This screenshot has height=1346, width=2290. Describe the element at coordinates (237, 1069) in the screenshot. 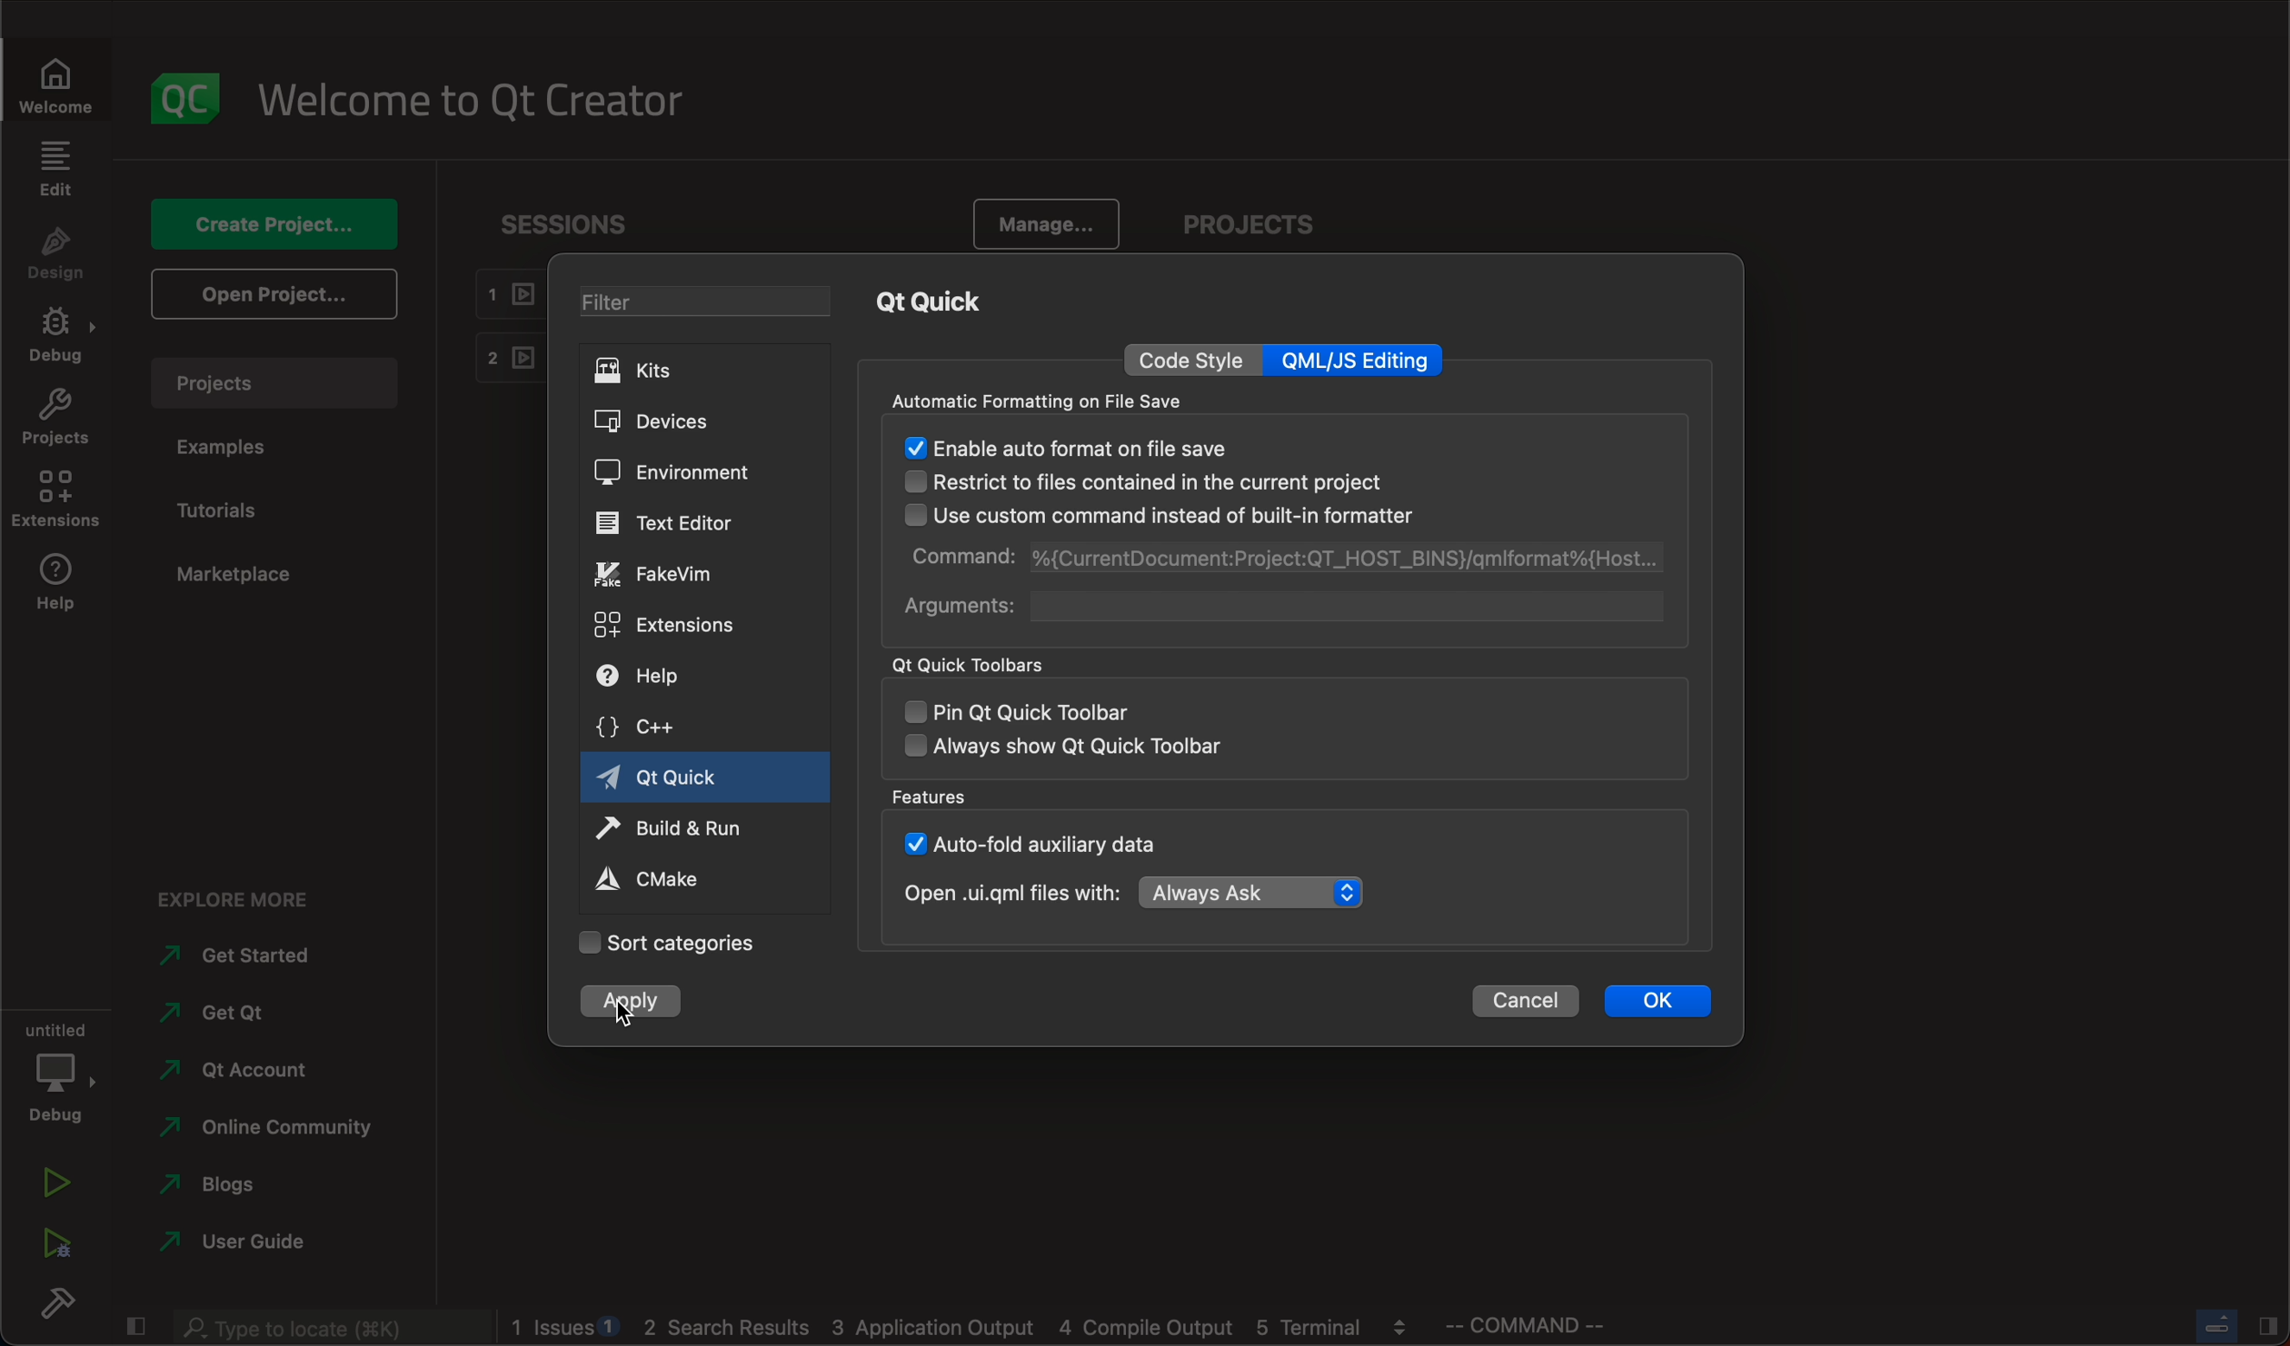

I see `account` at that location.